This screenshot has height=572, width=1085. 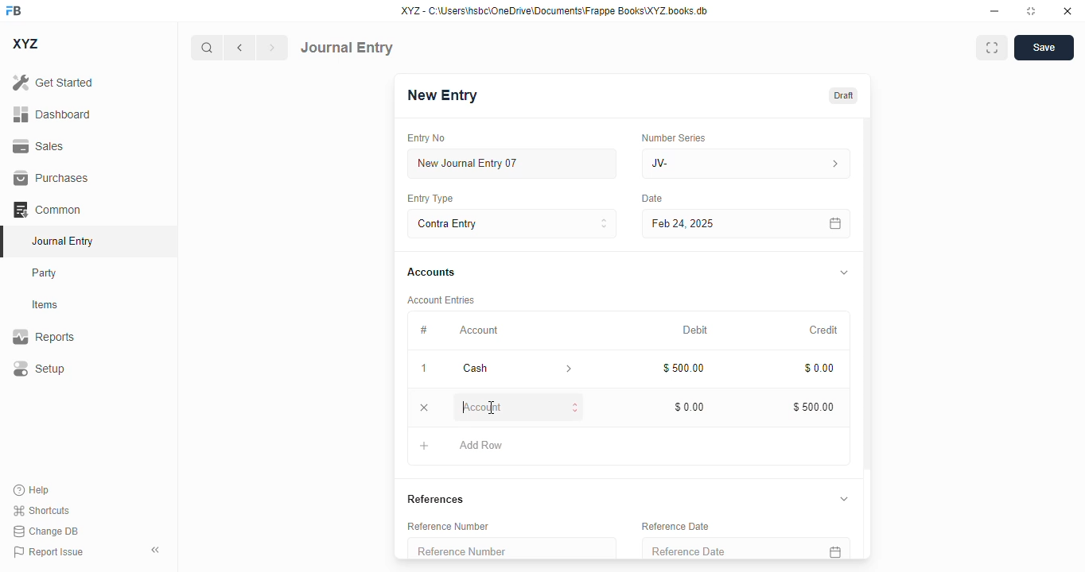 I want to click on FB - logo, so click(x=14, y=10).